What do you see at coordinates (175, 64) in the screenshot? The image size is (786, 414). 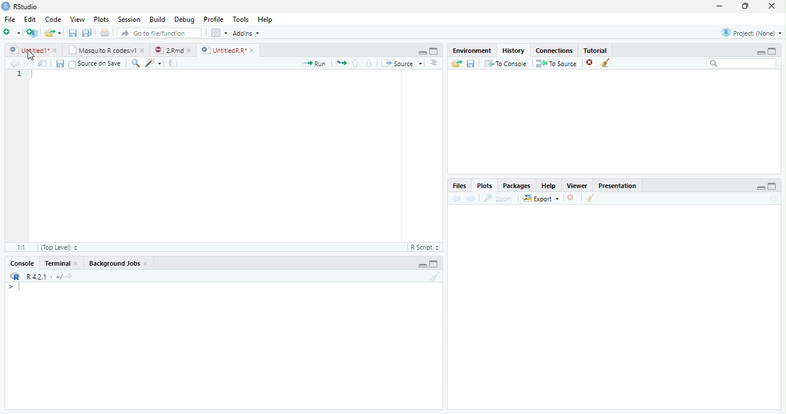 I see `Pages` at bounding box center [175, 64].